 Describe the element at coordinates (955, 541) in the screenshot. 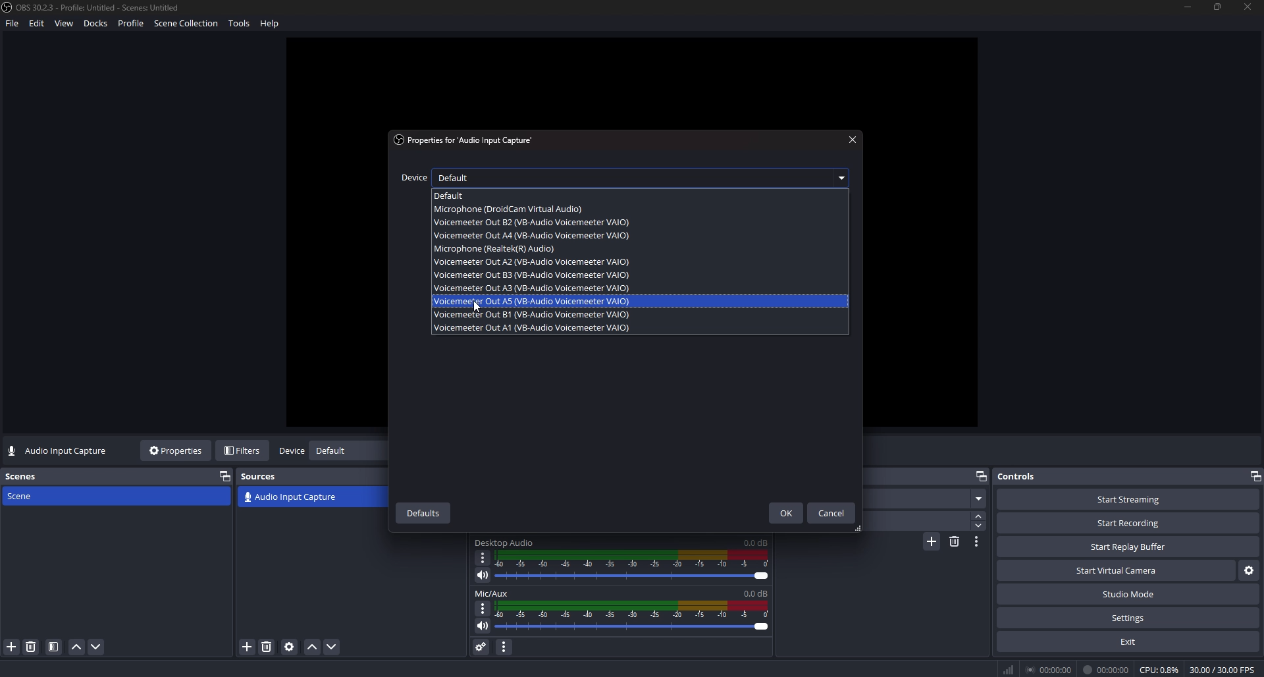

I see `remove transition` at that location.